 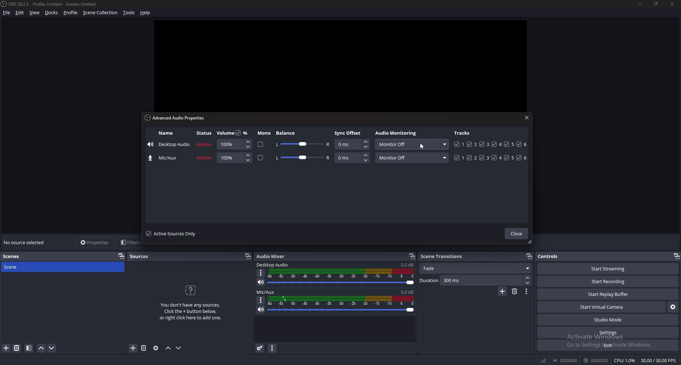 I want to click on popout, so click(x=412, y=256).